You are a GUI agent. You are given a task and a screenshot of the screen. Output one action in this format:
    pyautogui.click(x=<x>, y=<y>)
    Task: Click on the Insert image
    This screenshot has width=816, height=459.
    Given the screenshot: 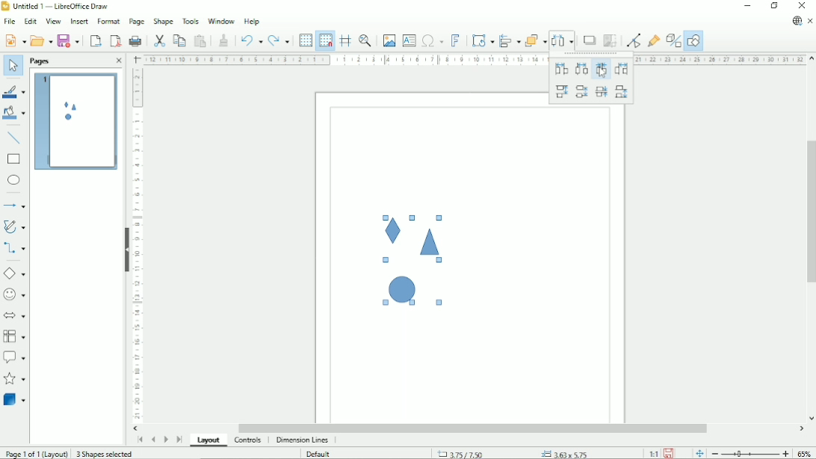 What is the action you would take?
    pyautogui.click(x=389, y=41)
    